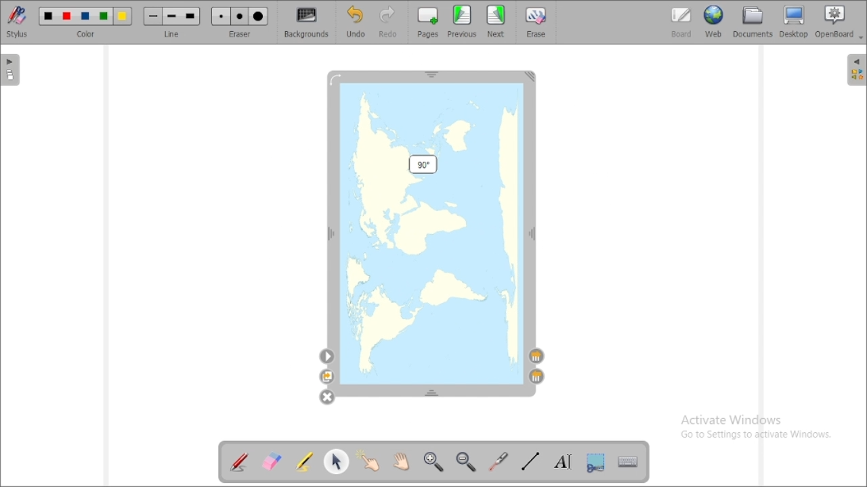 This screenshot has width=867, height=487. What do you see at coordinates (499, 462) in the screenshot?
I see `virtual laser pointer` at bounding box center [499, 462].